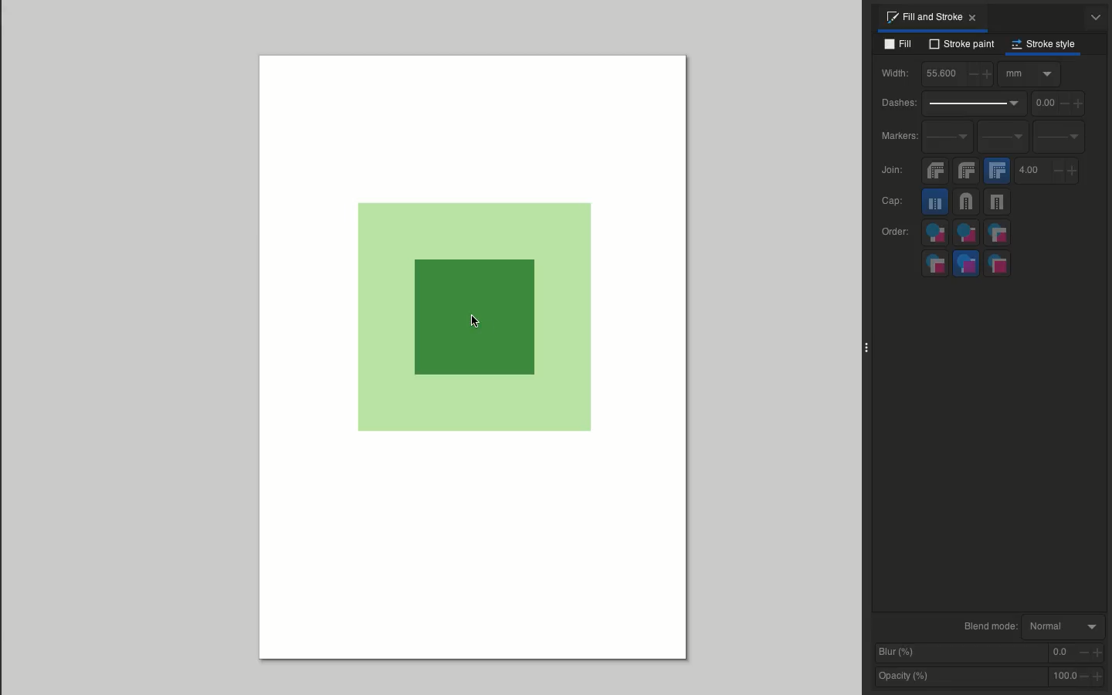 This screenshot has height=695, width=1112. I want to click on Fill, markers, stroke, so click(998, 234).